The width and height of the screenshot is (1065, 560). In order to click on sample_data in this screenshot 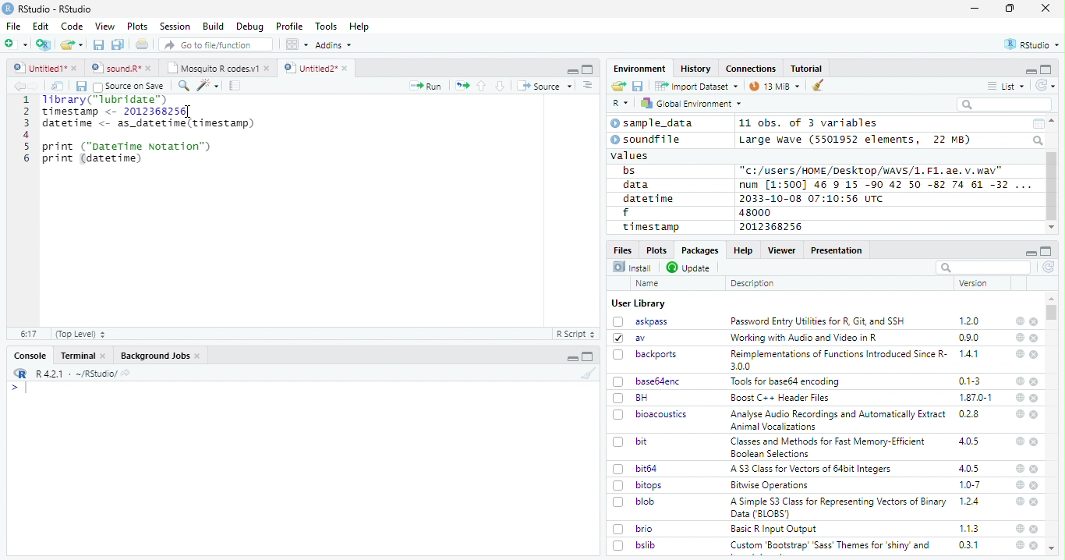, I will do `click(654, 123)`.